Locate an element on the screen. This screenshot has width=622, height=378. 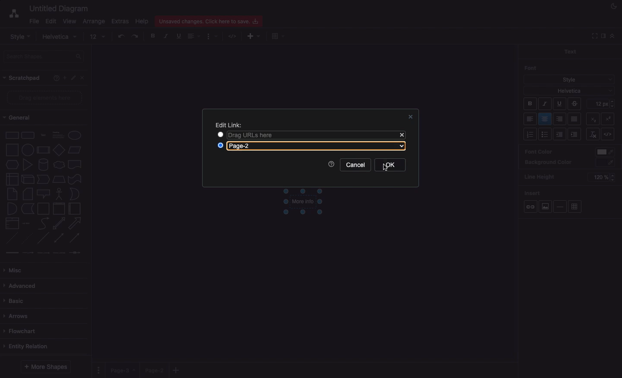
Add is located at coordinates (178, 370).